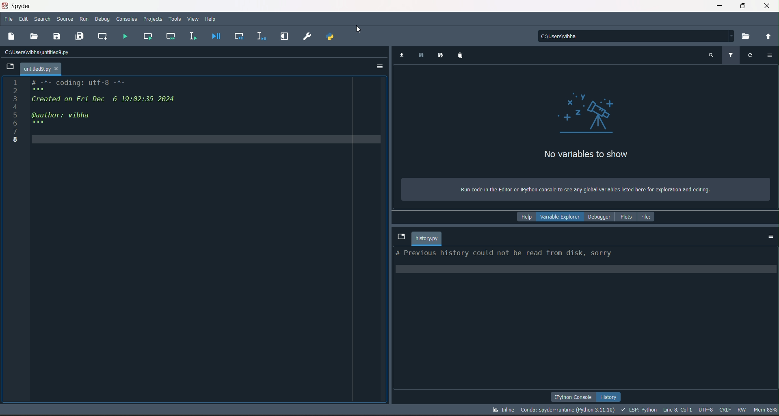  Describe the element at coordinates (461, 56) in the screenshot. I see `remove variables` at that location.